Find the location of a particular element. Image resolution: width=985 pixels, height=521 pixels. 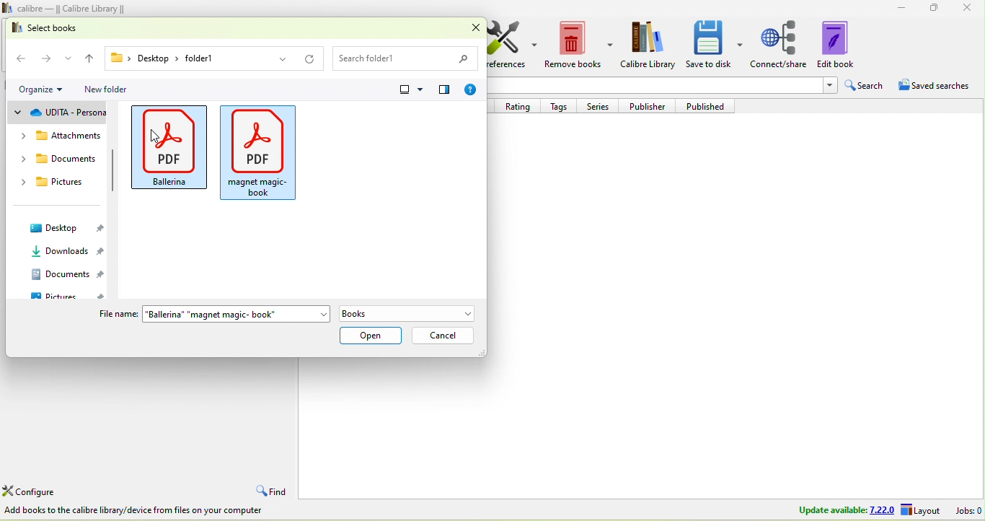

configure is located at coordinates (34, 491).